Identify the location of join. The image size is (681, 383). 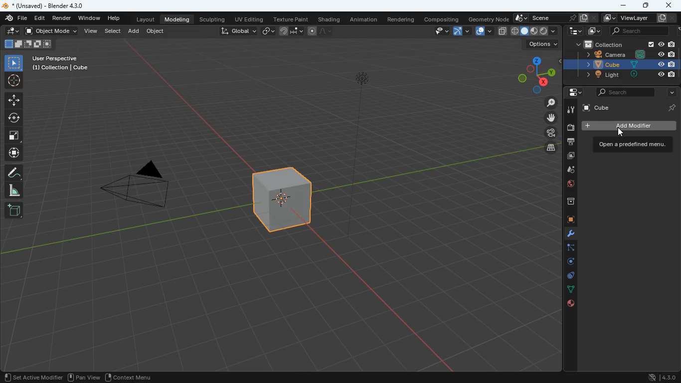
(292, 30).